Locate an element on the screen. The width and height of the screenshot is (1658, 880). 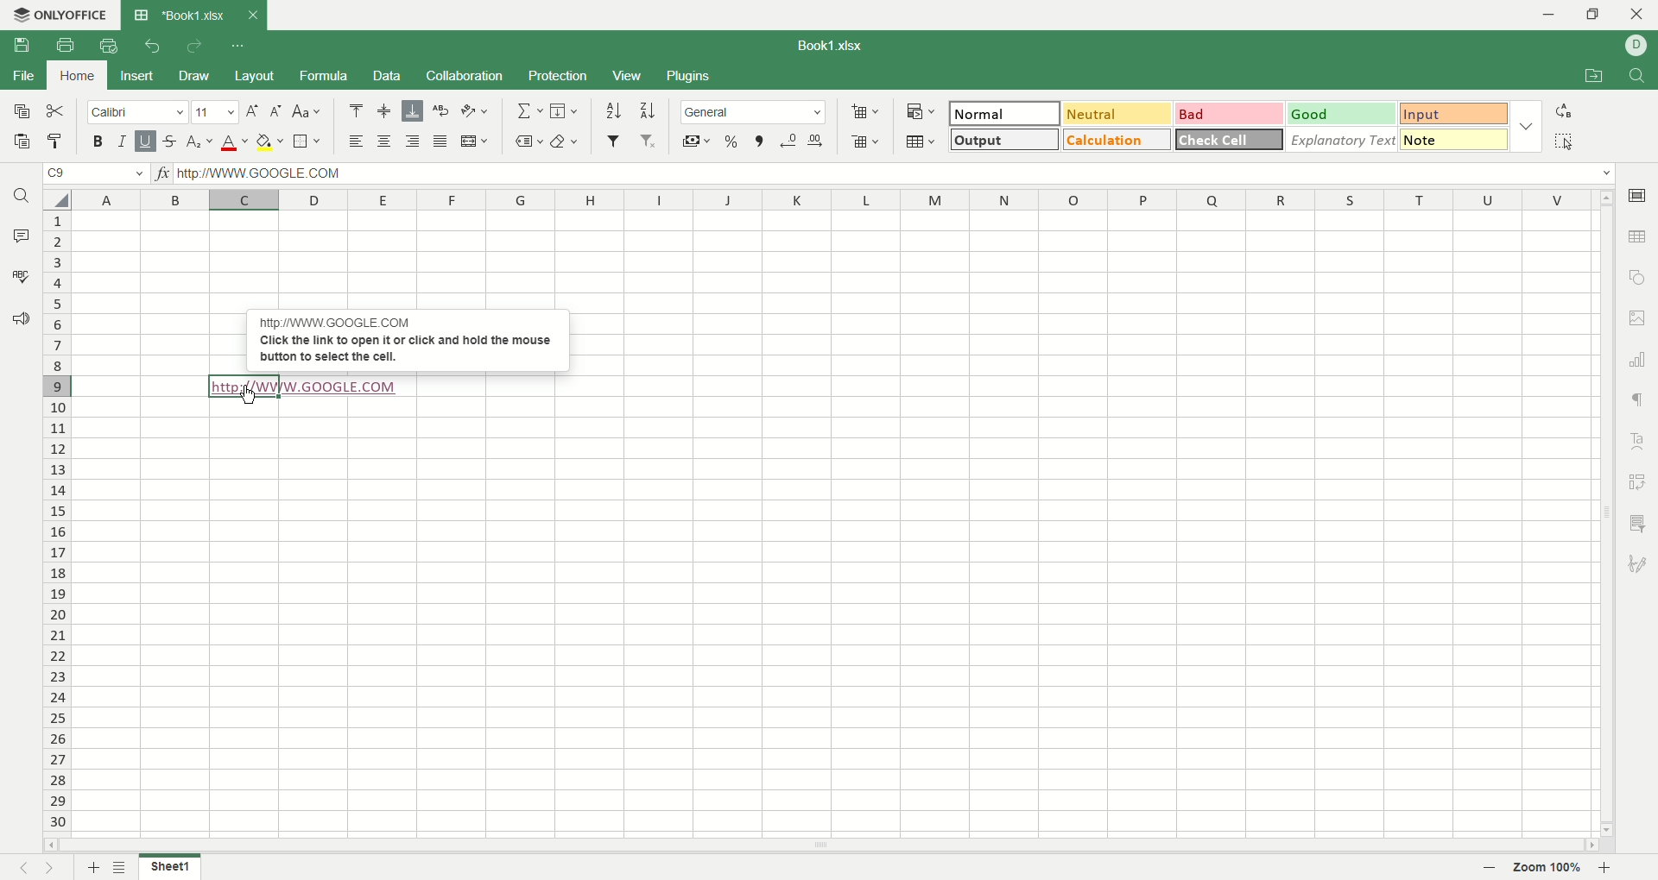
check cell is located at coordinates (1228, 140).